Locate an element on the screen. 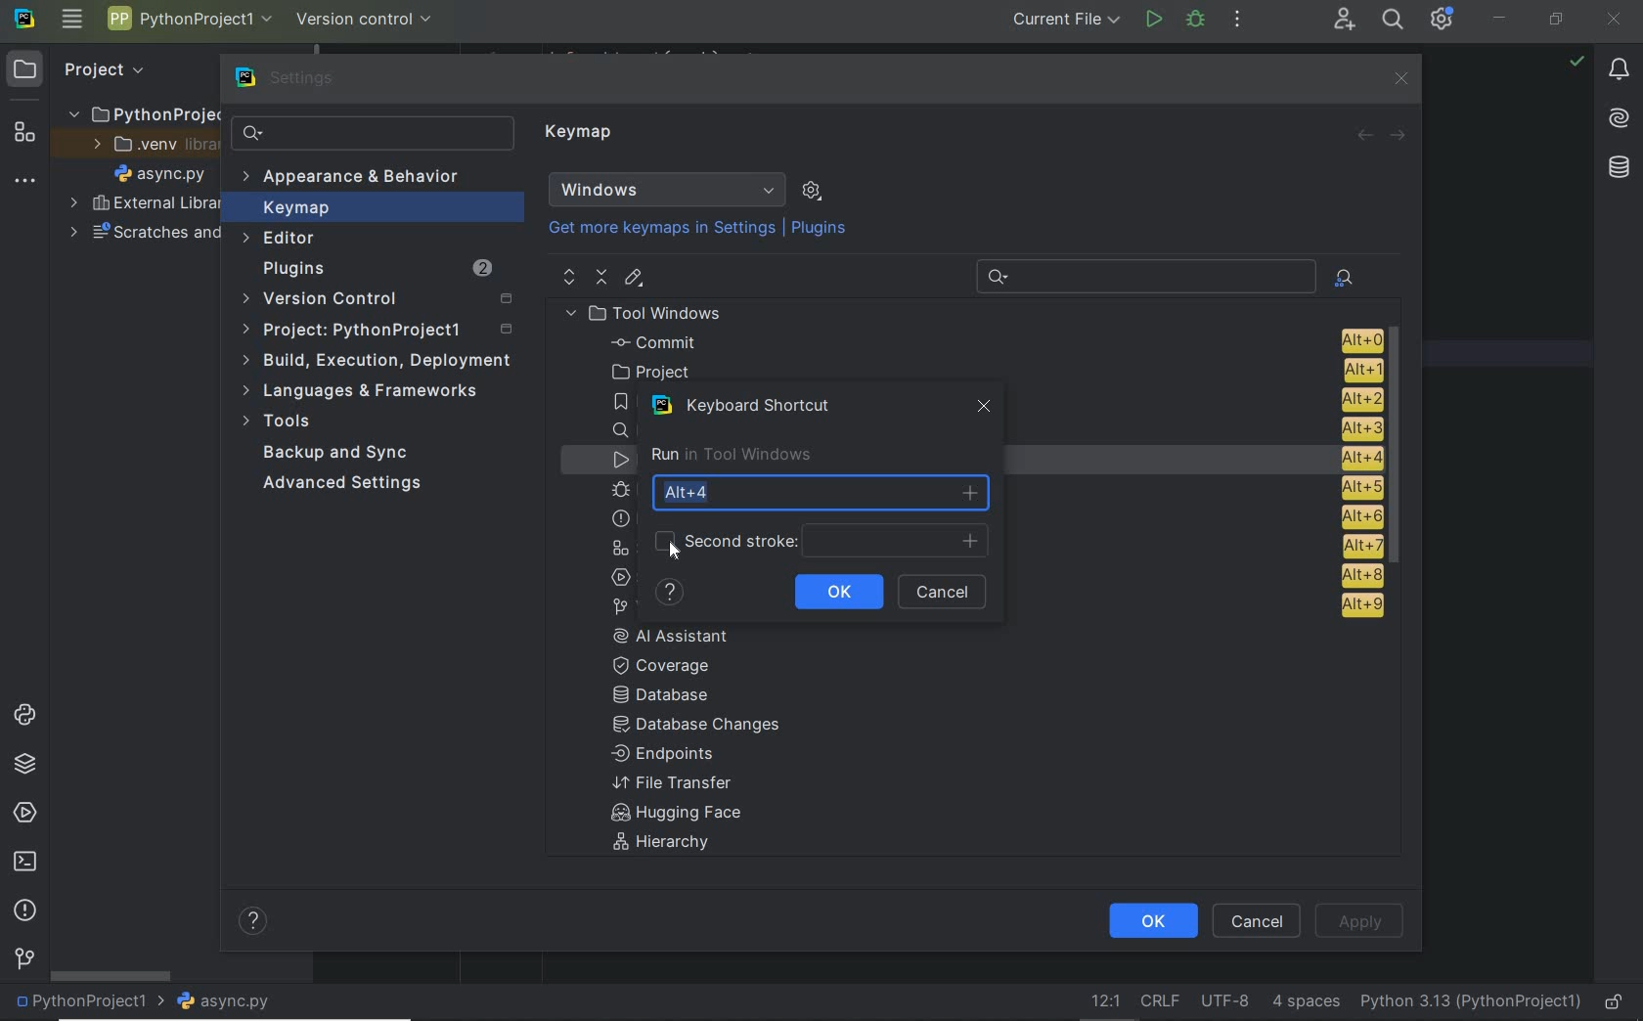 The height and width of the screenshot is (1021, 1643). project is located at coordinates (991, 371).